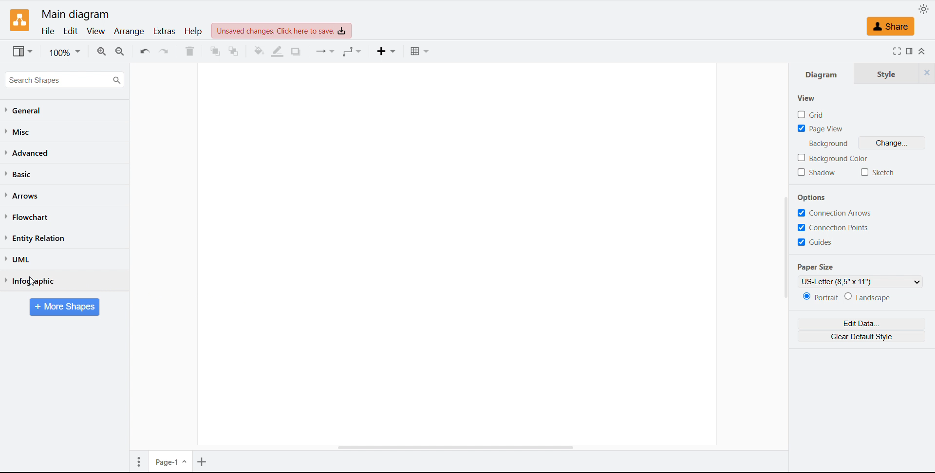  I want to click on connection points , so click(833, 227).